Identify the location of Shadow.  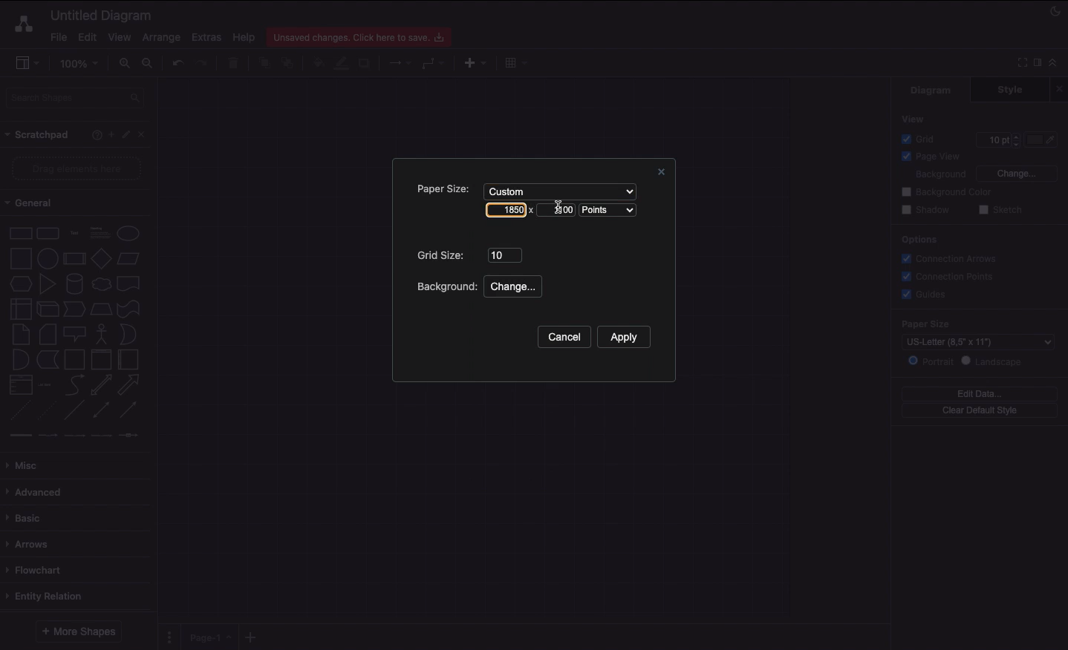
(925, 209).